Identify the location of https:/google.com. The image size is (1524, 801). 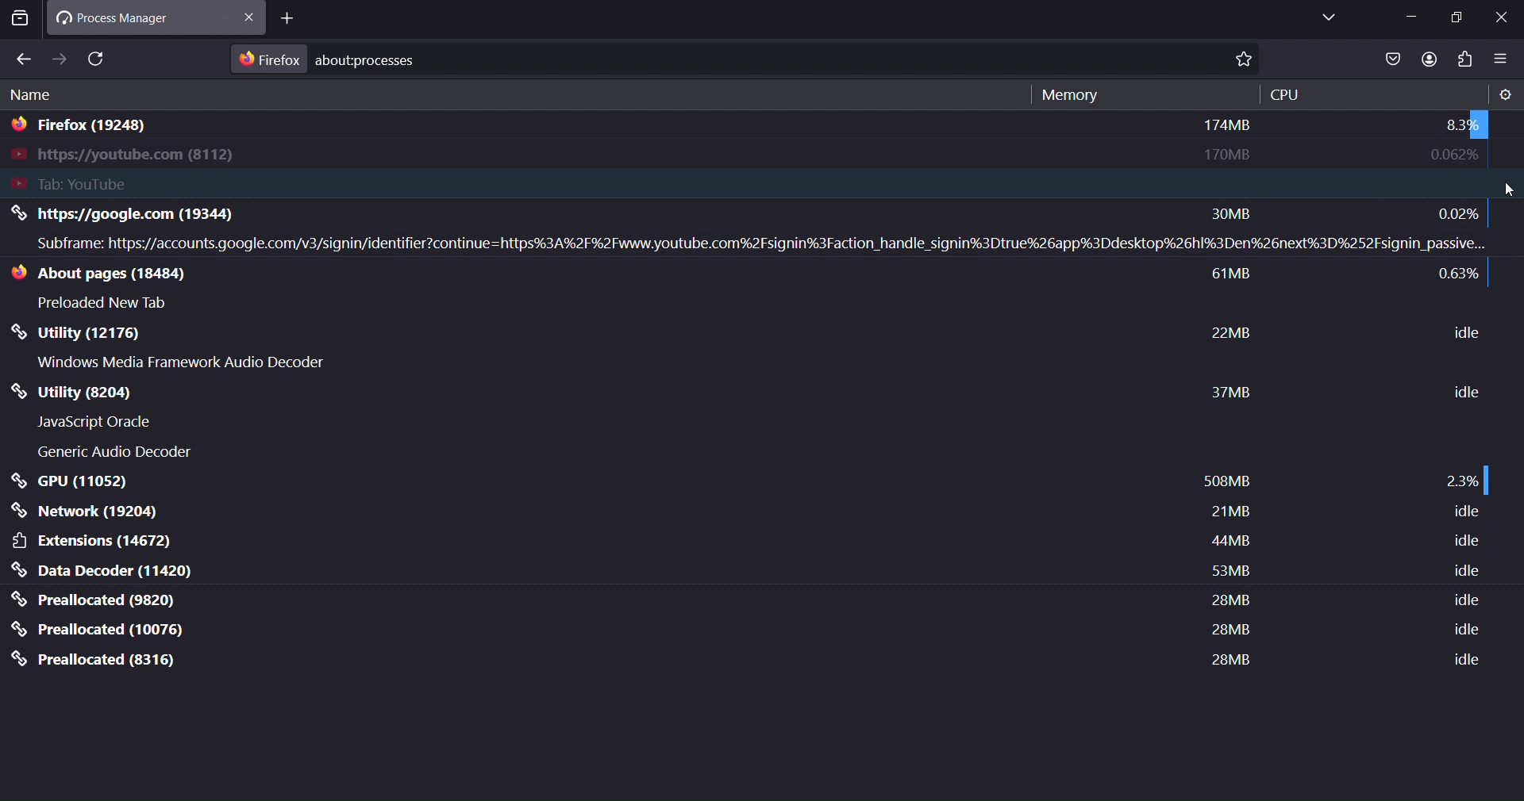
(163, 215).